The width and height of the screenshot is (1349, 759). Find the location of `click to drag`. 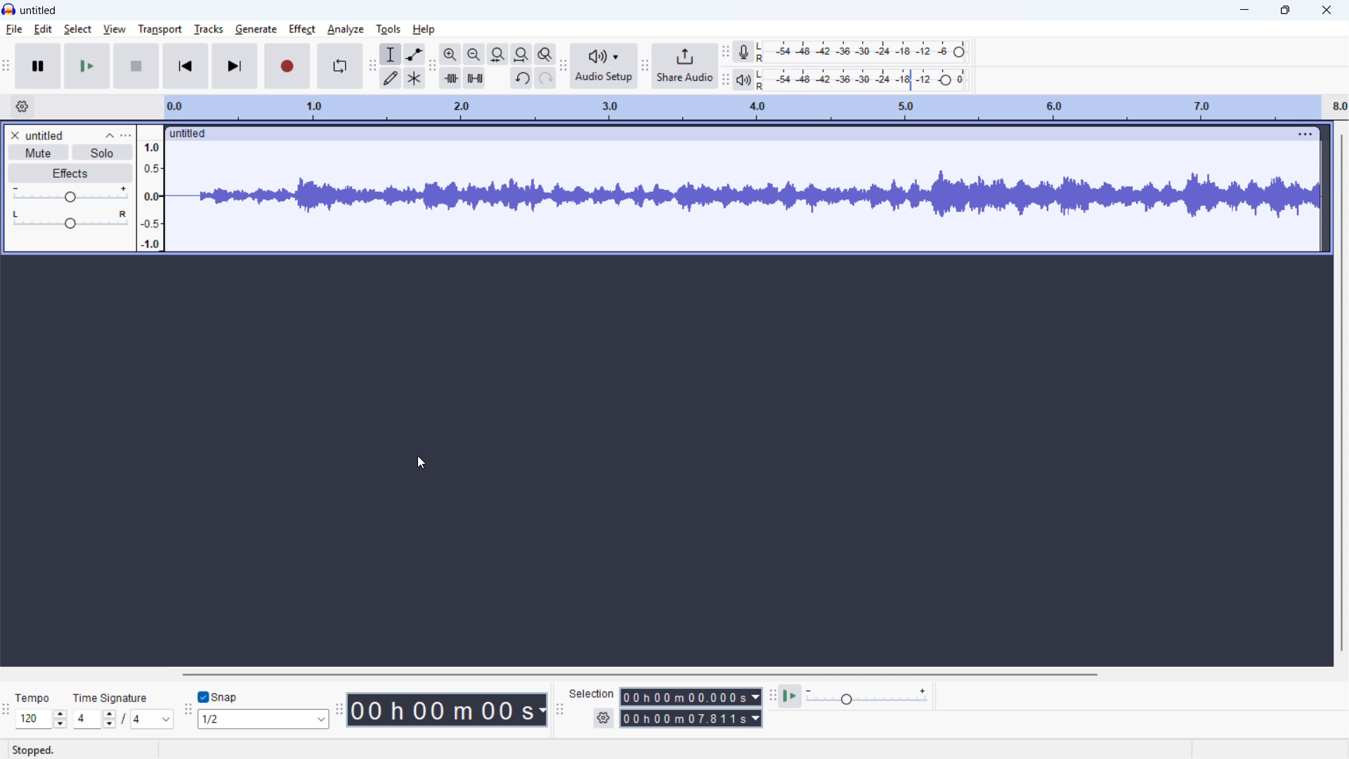

click to drag is located at coordinates (720, 134).